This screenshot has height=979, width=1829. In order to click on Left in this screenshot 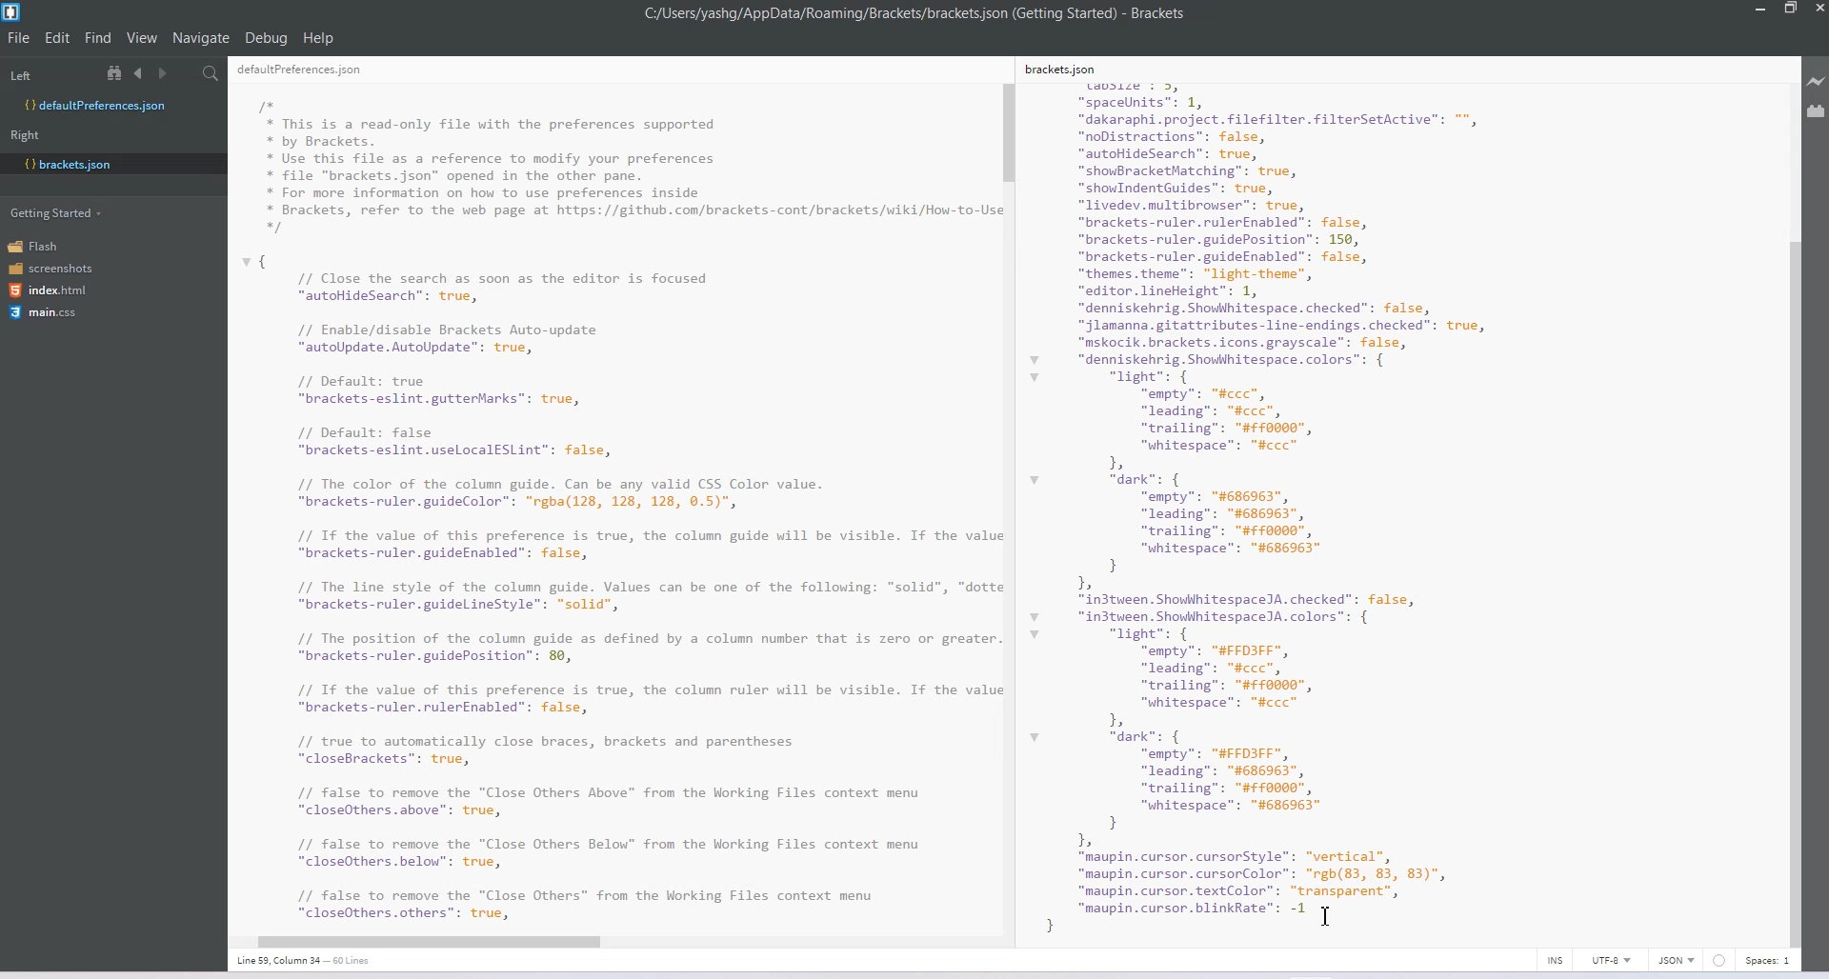, I will do `click(20, 76)`.